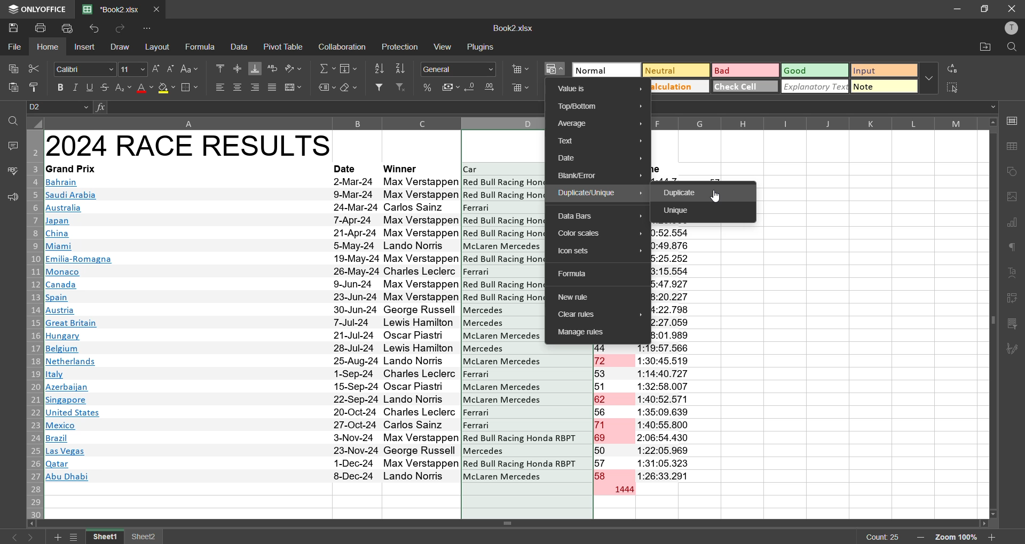 Image resolution: width=1025 pixels, height=544 pixels. Describe the element at coordinates (740, 73) in the screenshot. I see `bad` at that location.